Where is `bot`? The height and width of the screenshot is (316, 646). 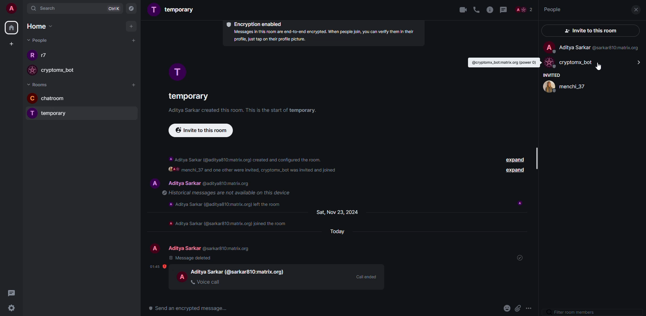 bot is located at coordinates (582, 62).